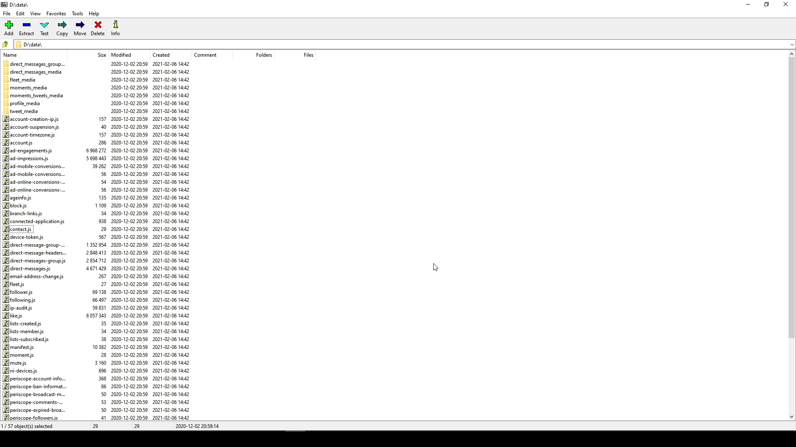 The height and width of the screenshot is (447, 796). Describe the element at coordinates (29, 134) in the screenshot. I see `account-timezone.js` at that location.